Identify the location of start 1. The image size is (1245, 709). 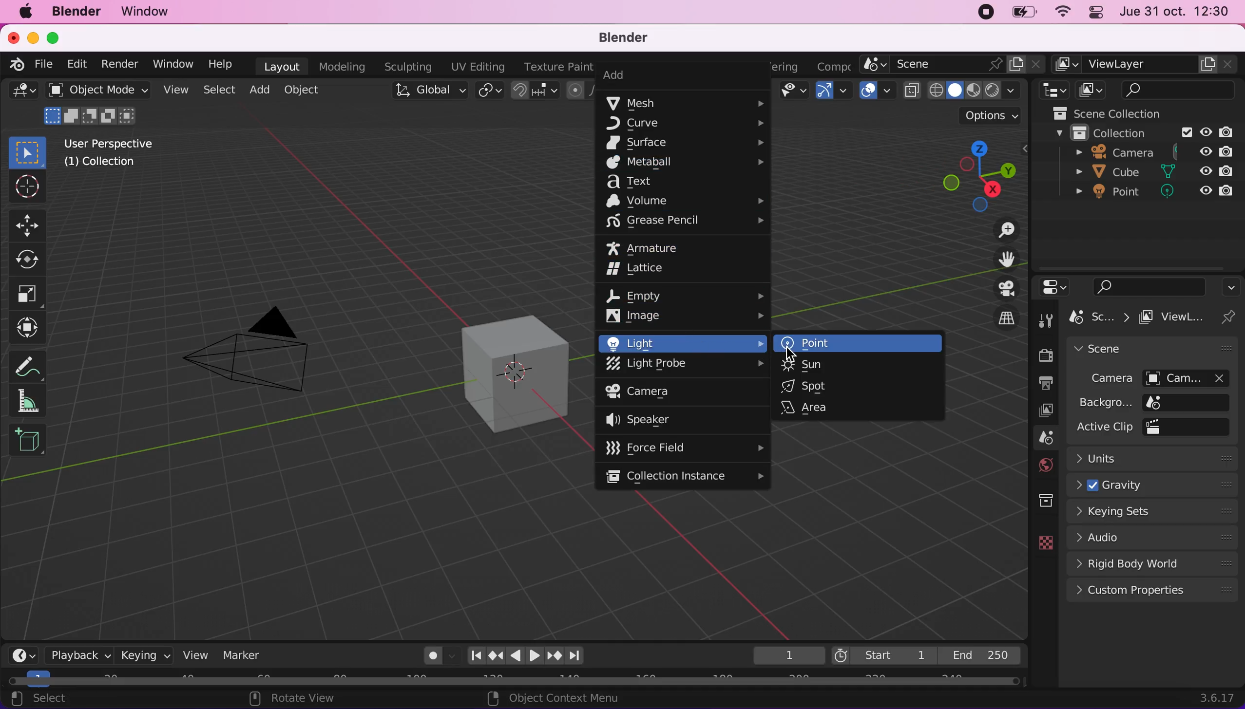
(884, 654).